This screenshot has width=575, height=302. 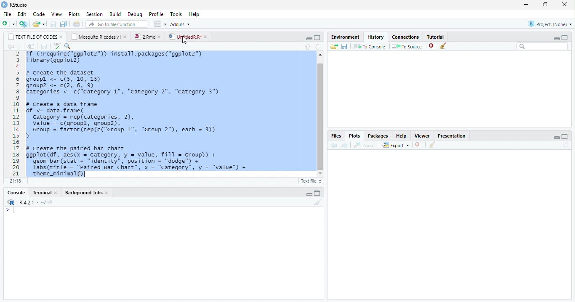 I want to click on save history , so click(x=344, y=46).